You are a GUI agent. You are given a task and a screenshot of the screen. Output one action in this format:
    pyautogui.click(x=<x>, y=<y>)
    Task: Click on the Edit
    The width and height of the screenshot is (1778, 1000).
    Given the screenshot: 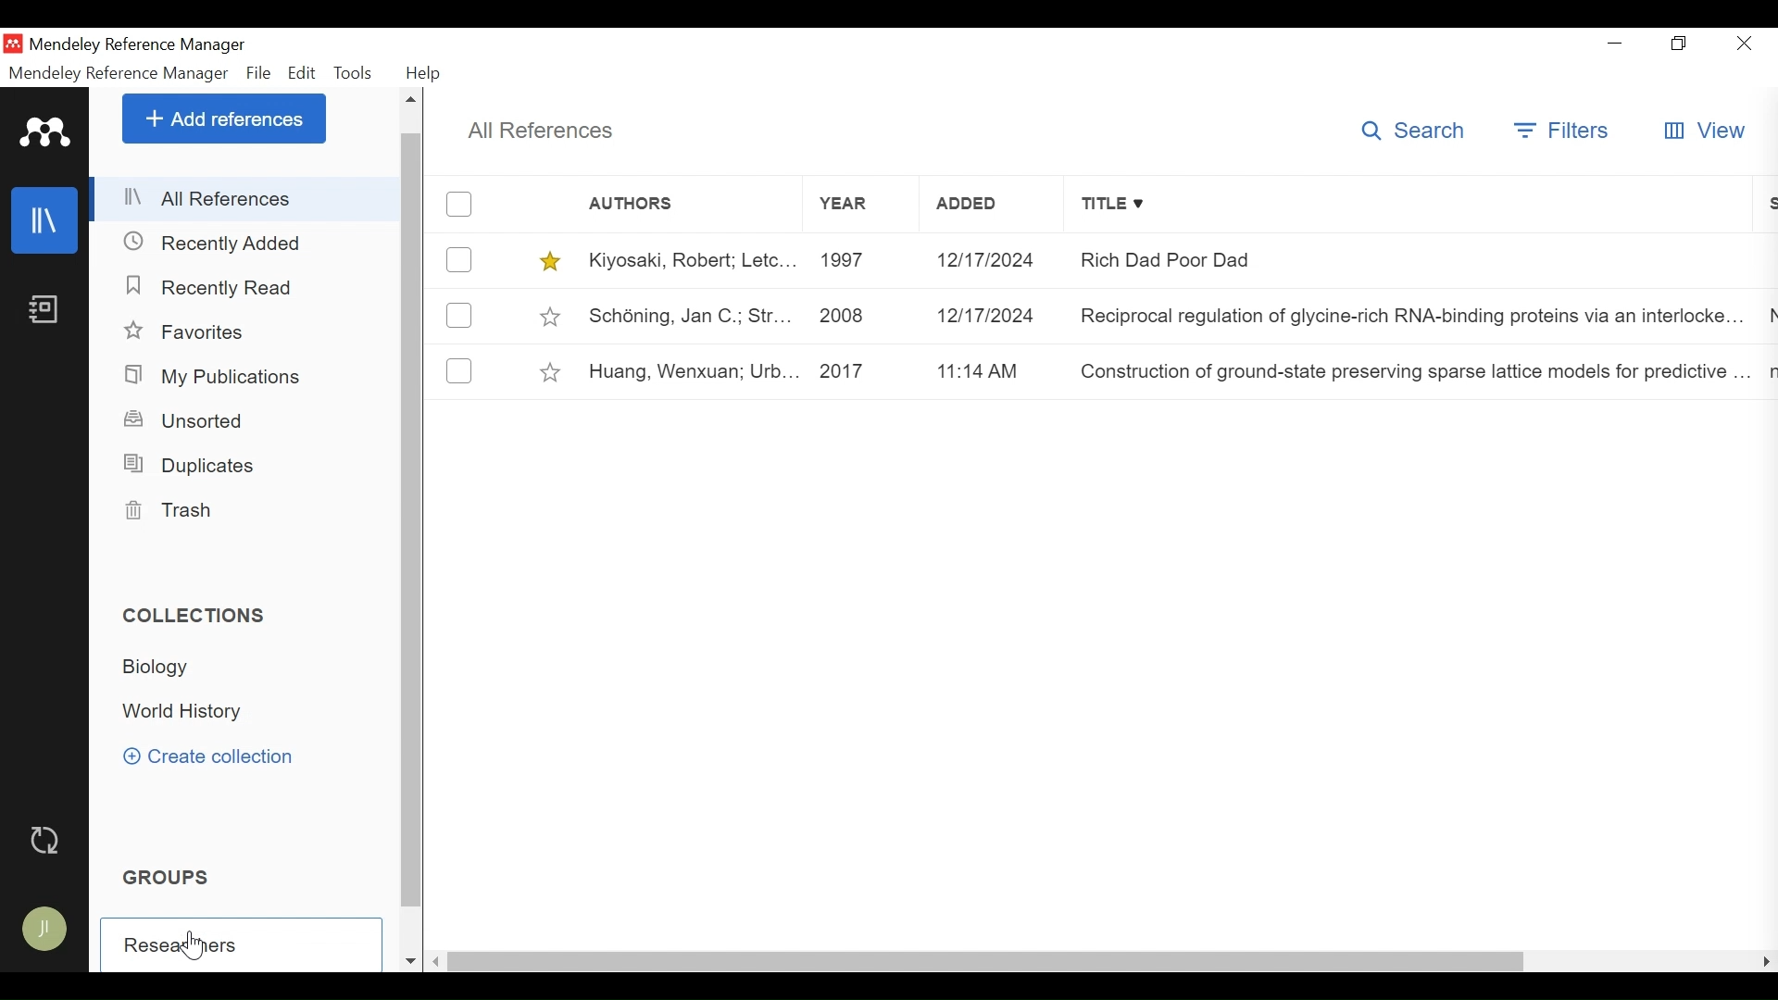 What is the action you would take?
    pyautogui.click(x=301, y=73)
    